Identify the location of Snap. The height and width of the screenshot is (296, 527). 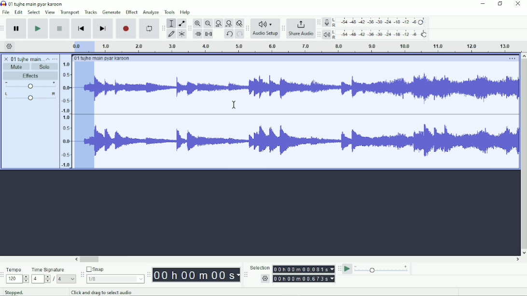
(115, 269).